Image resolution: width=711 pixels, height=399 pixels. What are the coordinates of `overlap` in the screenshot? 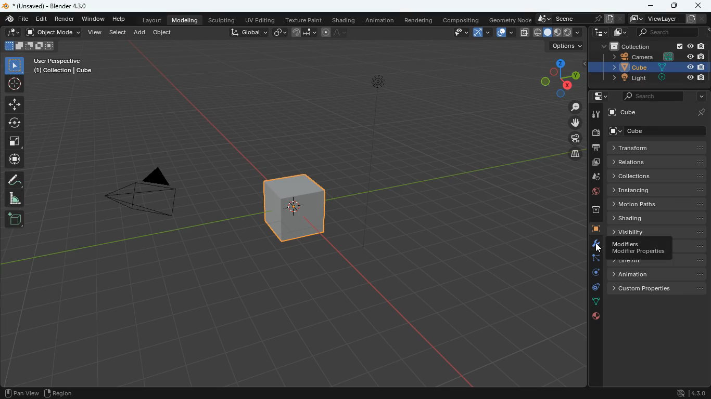 It's located at (503, 33).